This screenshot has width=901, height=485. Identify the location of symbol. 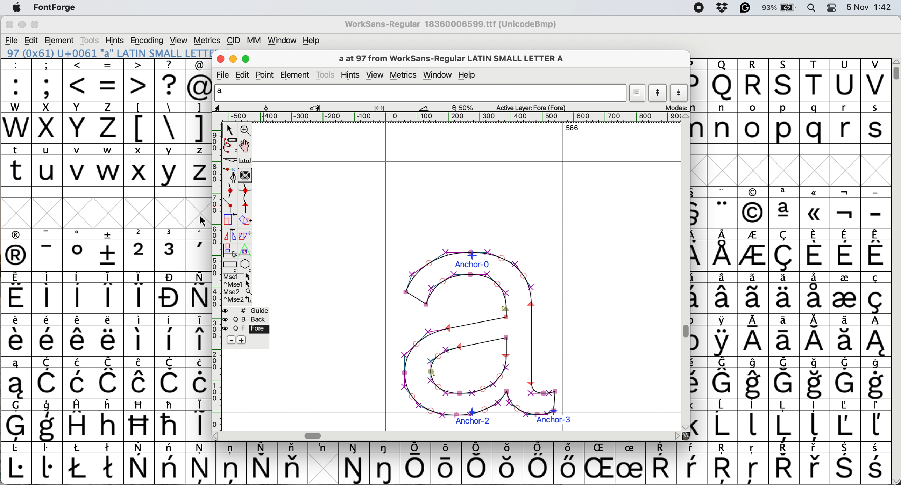
(722, 335).